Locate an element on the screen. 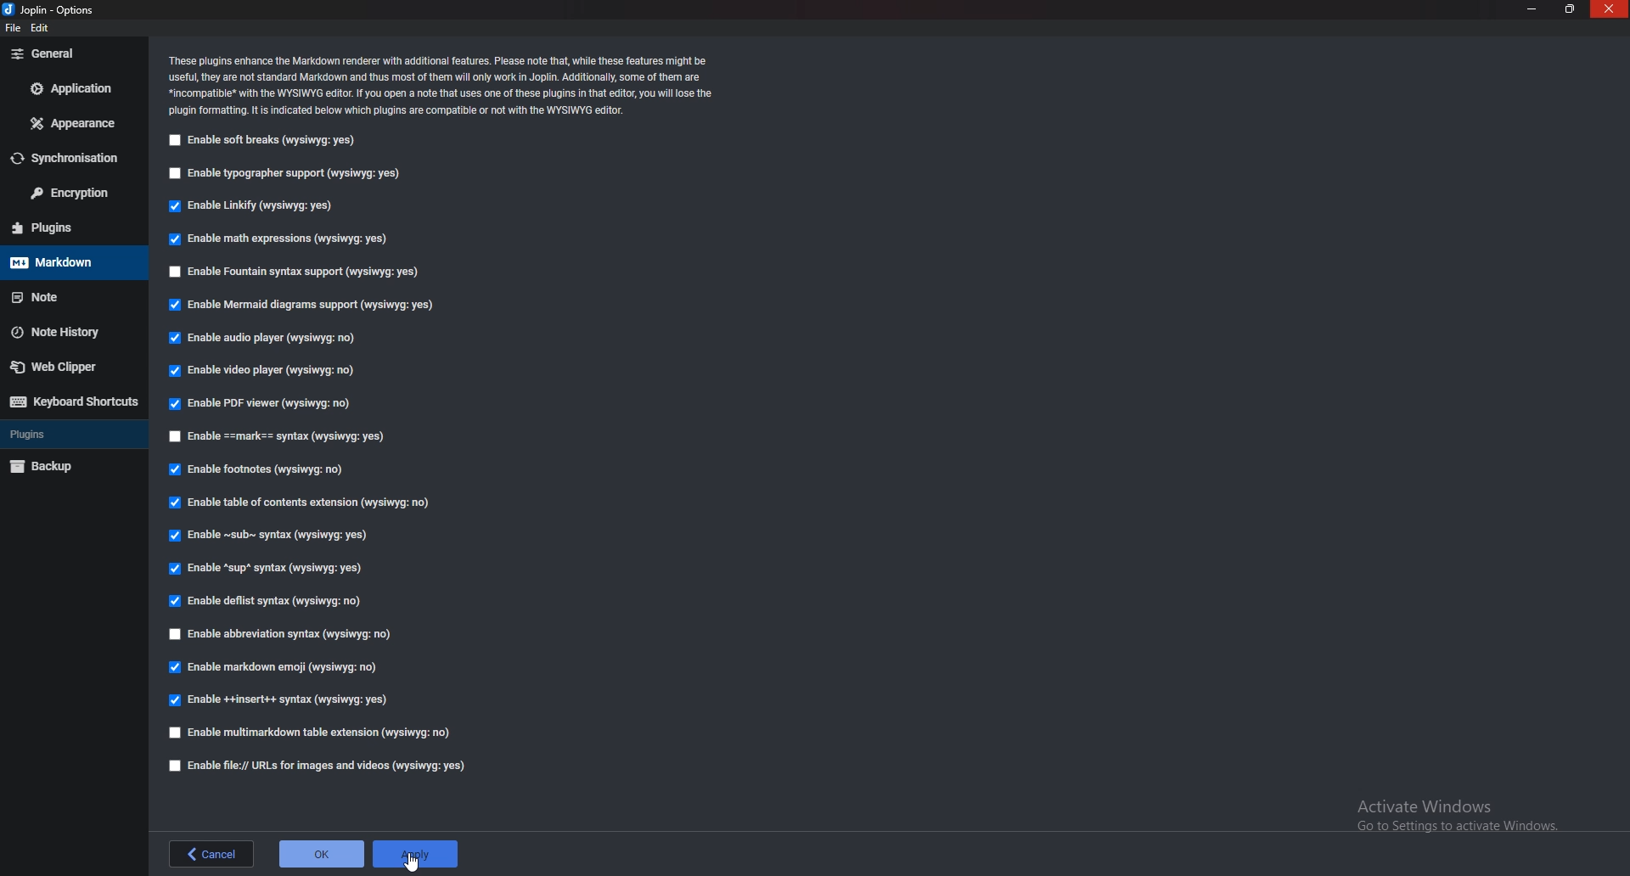 Image resolution: width=1630 pixels, height=876 pixels. enable video player is located at coordinates (268, 373).